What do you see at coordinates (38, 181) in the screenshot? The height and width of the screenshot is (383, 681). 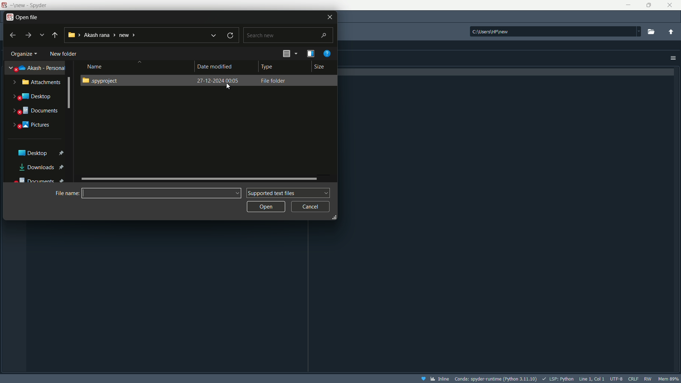 I see `Documents` at bounding box center [38, 181].